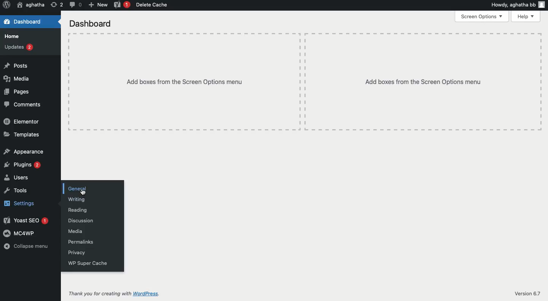 Image resolution: width=548 pixels, height=301 pixels. What do you see at coordinates (22, 21) in the screenshot?
I see `Dashboard` at bounding box center [22, 21].